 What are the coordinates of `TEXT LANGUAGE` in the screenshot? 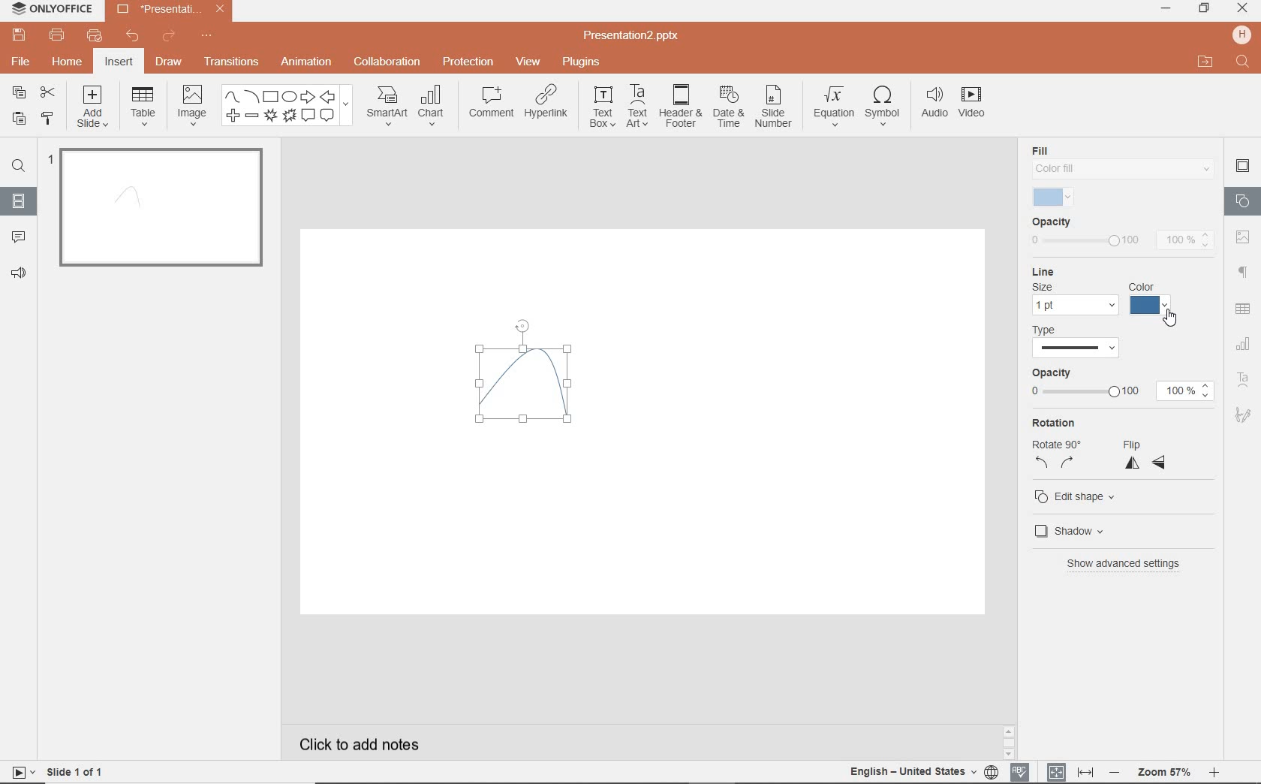 It's located at (923, 770).